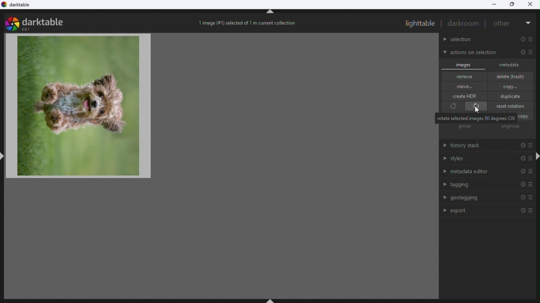 The width and height of the screenshot is (540, 303). What do you see at coordinates (486, 171) in the screenshot?
I see `Metadata editor` at bounding box center [486, 171].